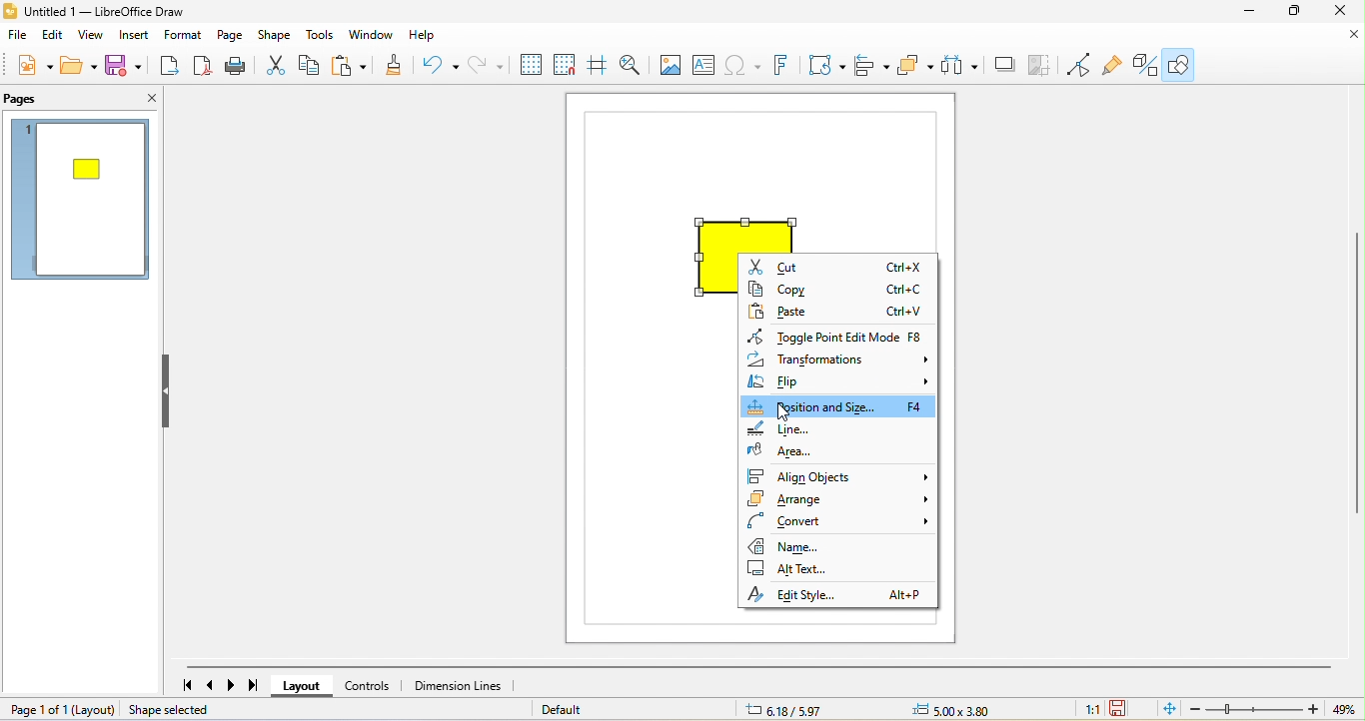 The height and width of the screenshot is (721, 1365). I want to click on export, so click(167, 68).